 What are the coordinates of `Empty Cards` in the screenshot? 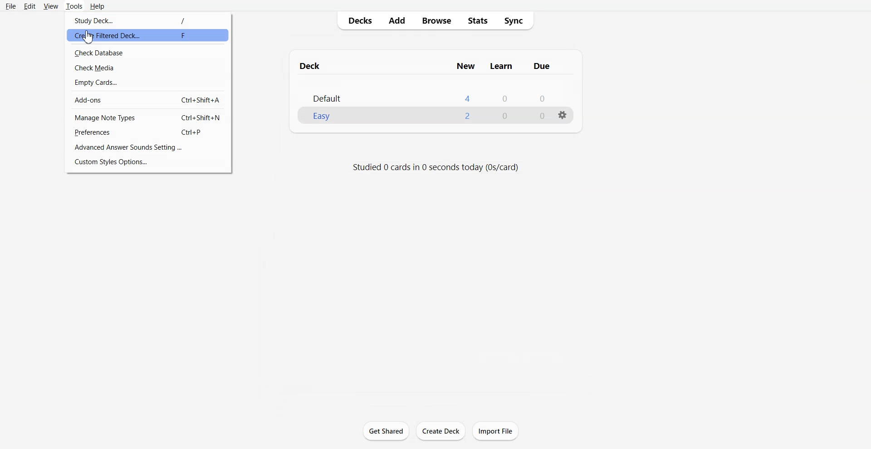 It's located at (148, 82).